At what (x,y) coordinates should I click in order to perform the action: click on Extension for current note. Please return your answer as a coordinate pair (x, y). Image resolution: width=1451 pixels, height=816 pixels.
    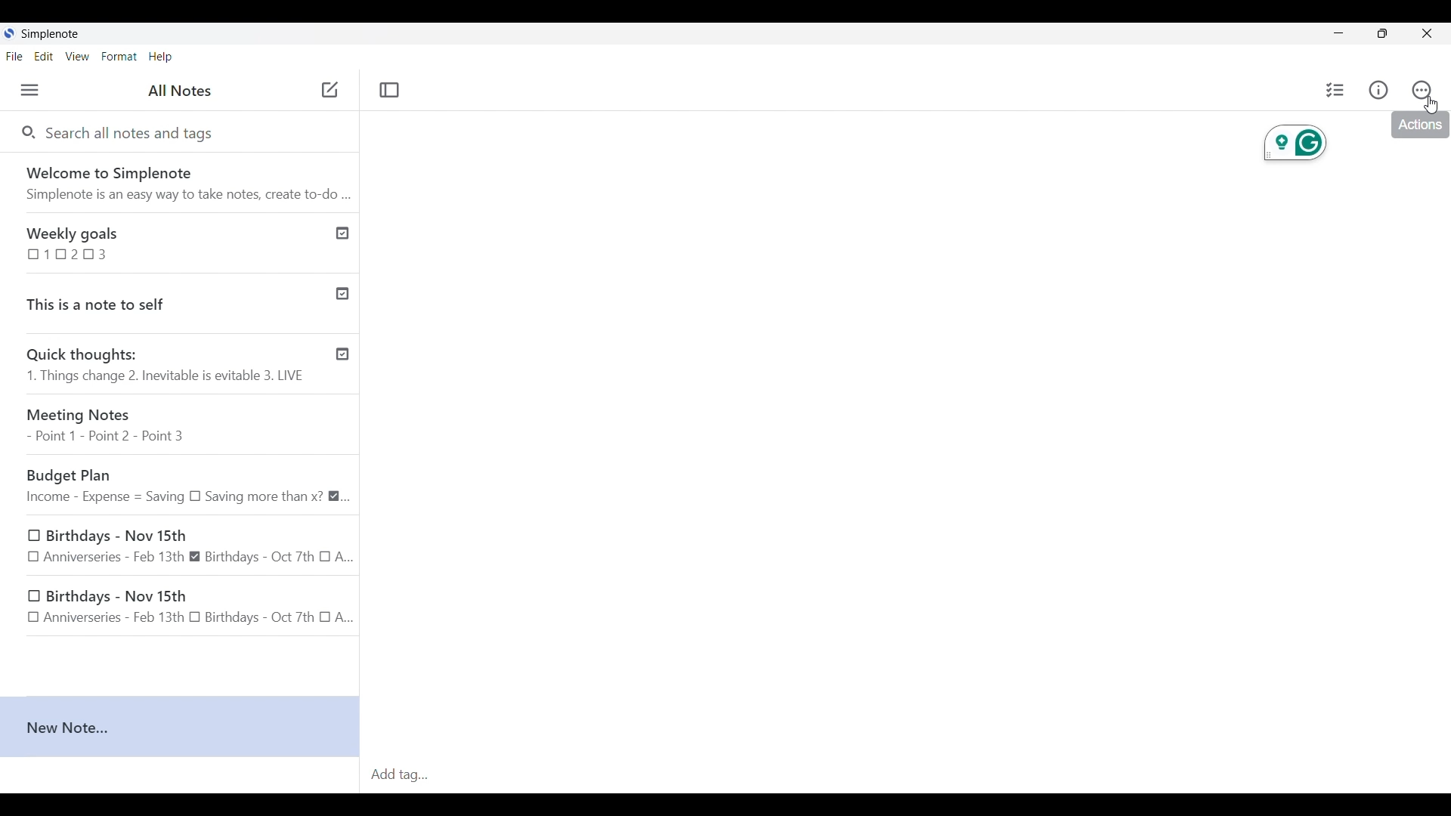
    Looking at the image, I should click on (1295, 142).